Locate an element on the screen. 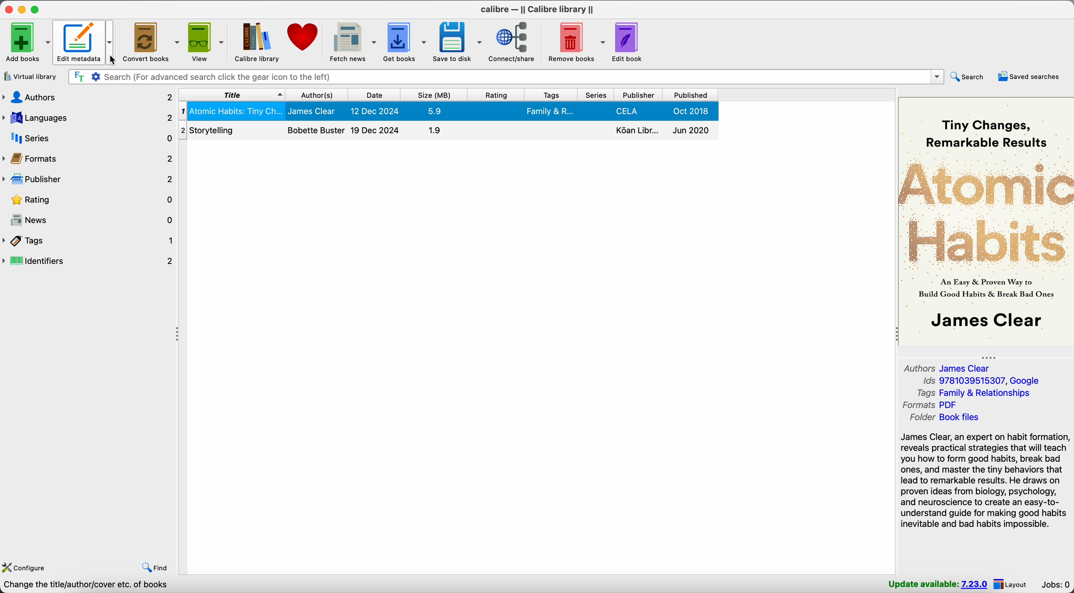 The width and height of the screenshot is (1074, 593). series is located at coordinates (595, 95).